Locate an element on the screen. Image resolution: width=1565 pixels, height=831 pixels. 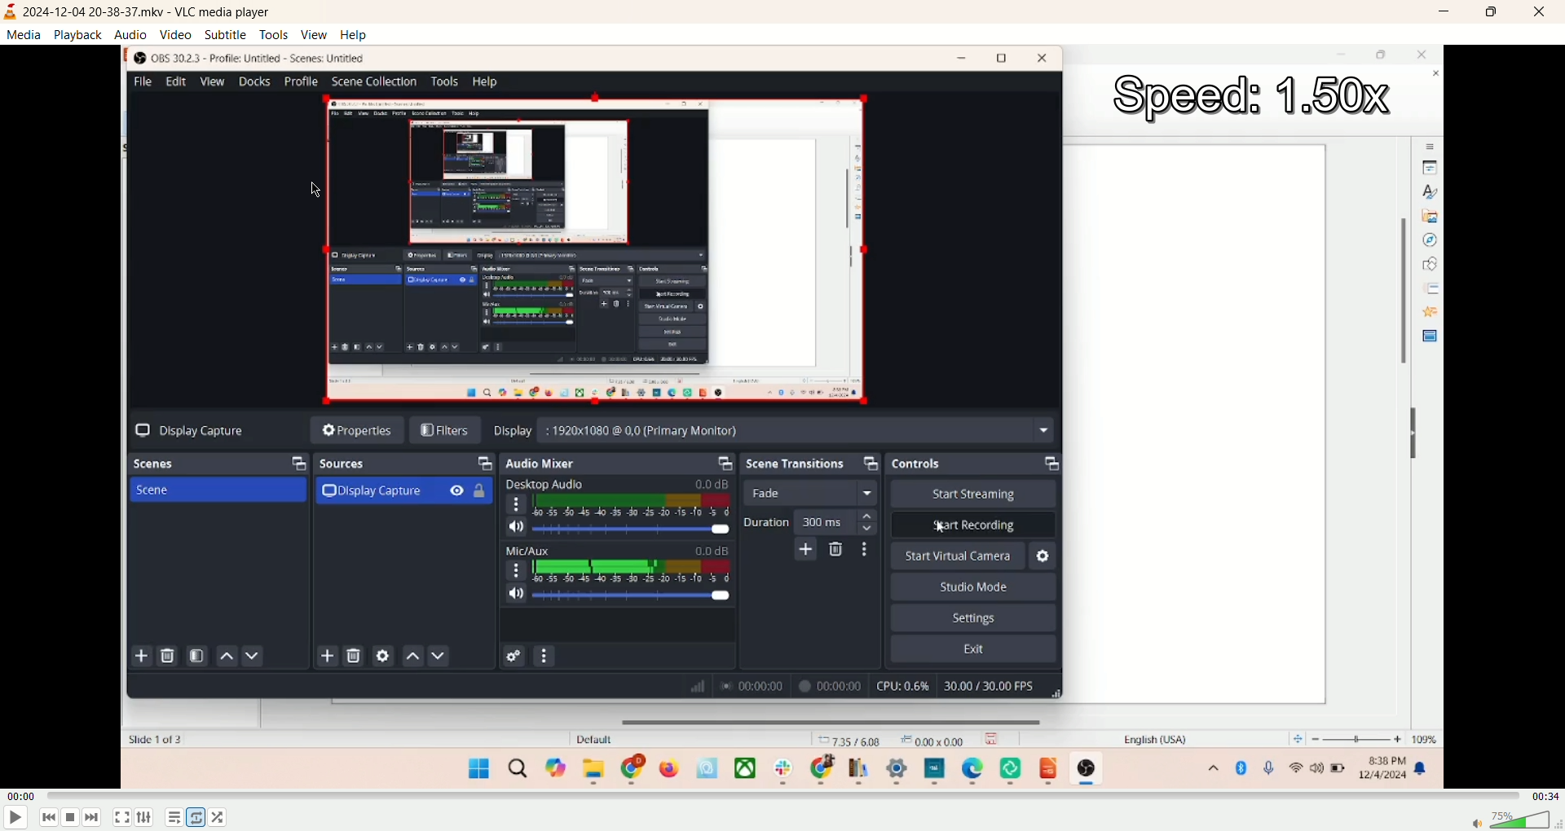
maximize is located at coordinates (1491, 12).